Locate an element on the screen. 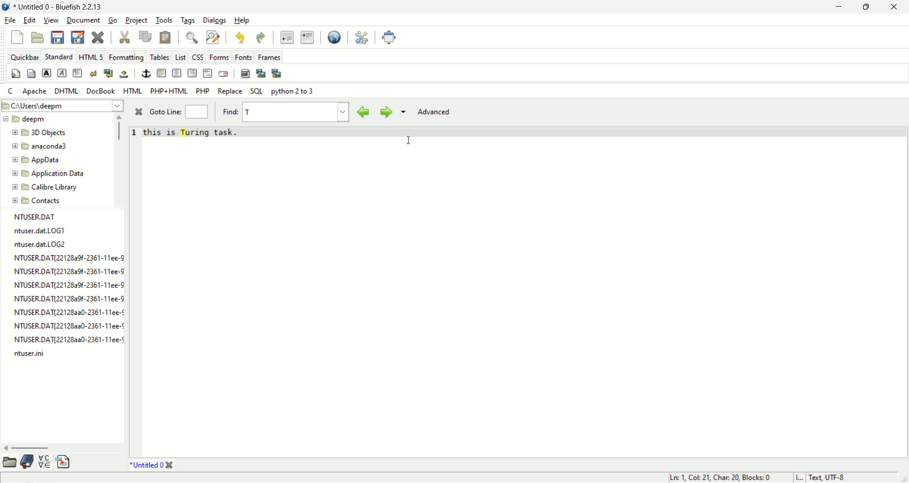 This screenshot has height=483, width=909. snippets is located at coordinates (64, 464).